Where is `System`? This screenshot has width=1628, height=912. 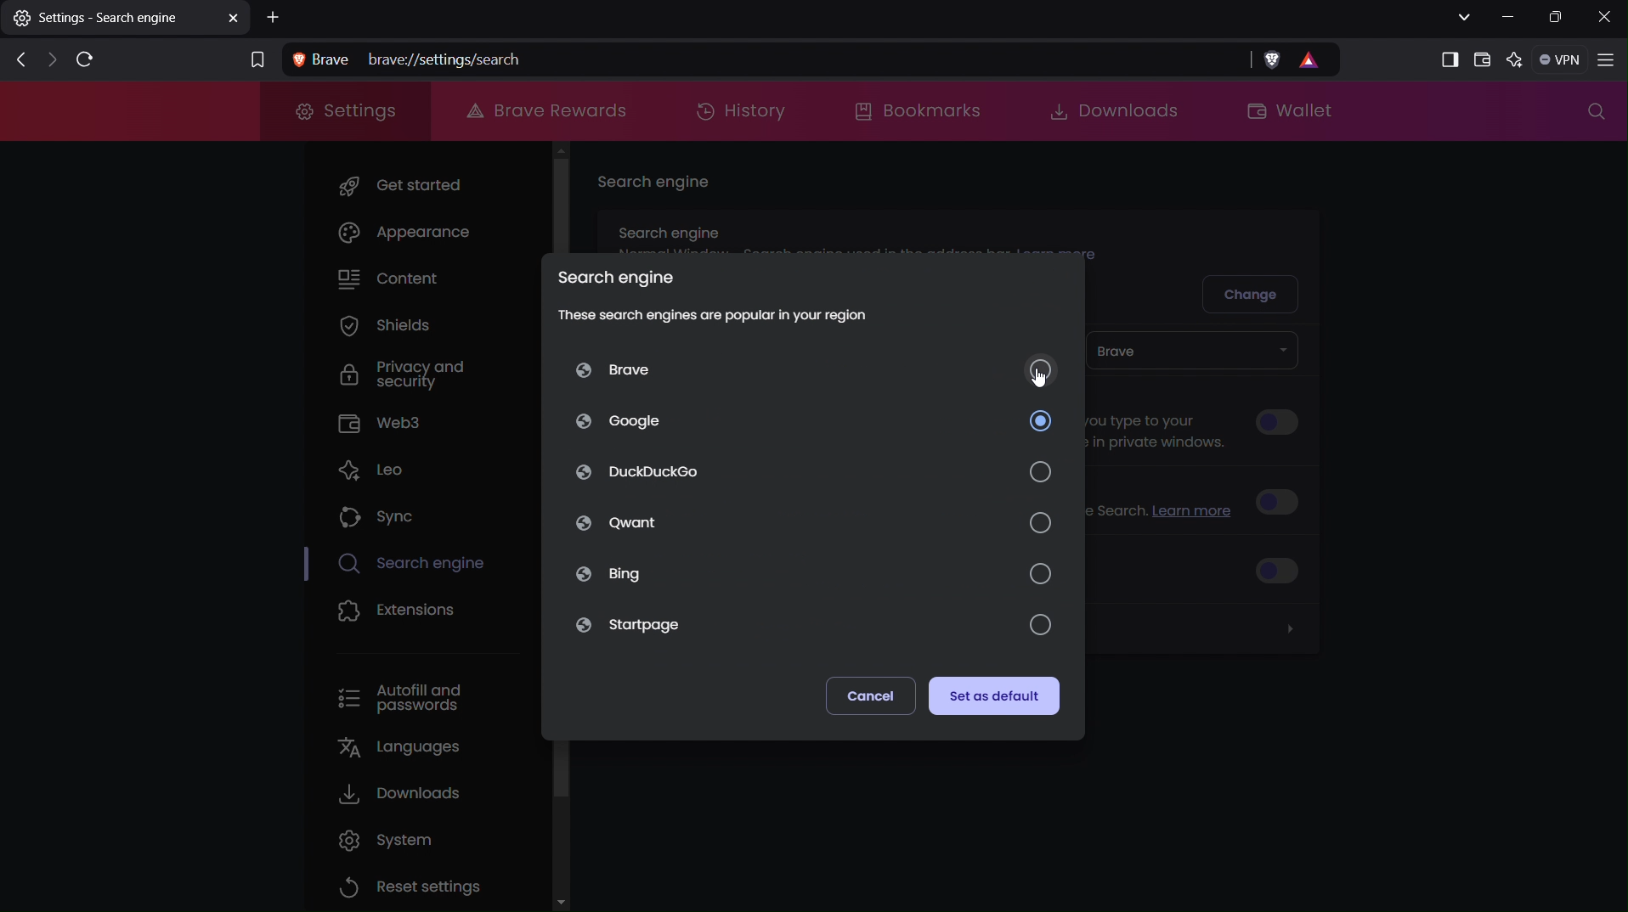
System is located at coordinates (399, 840).